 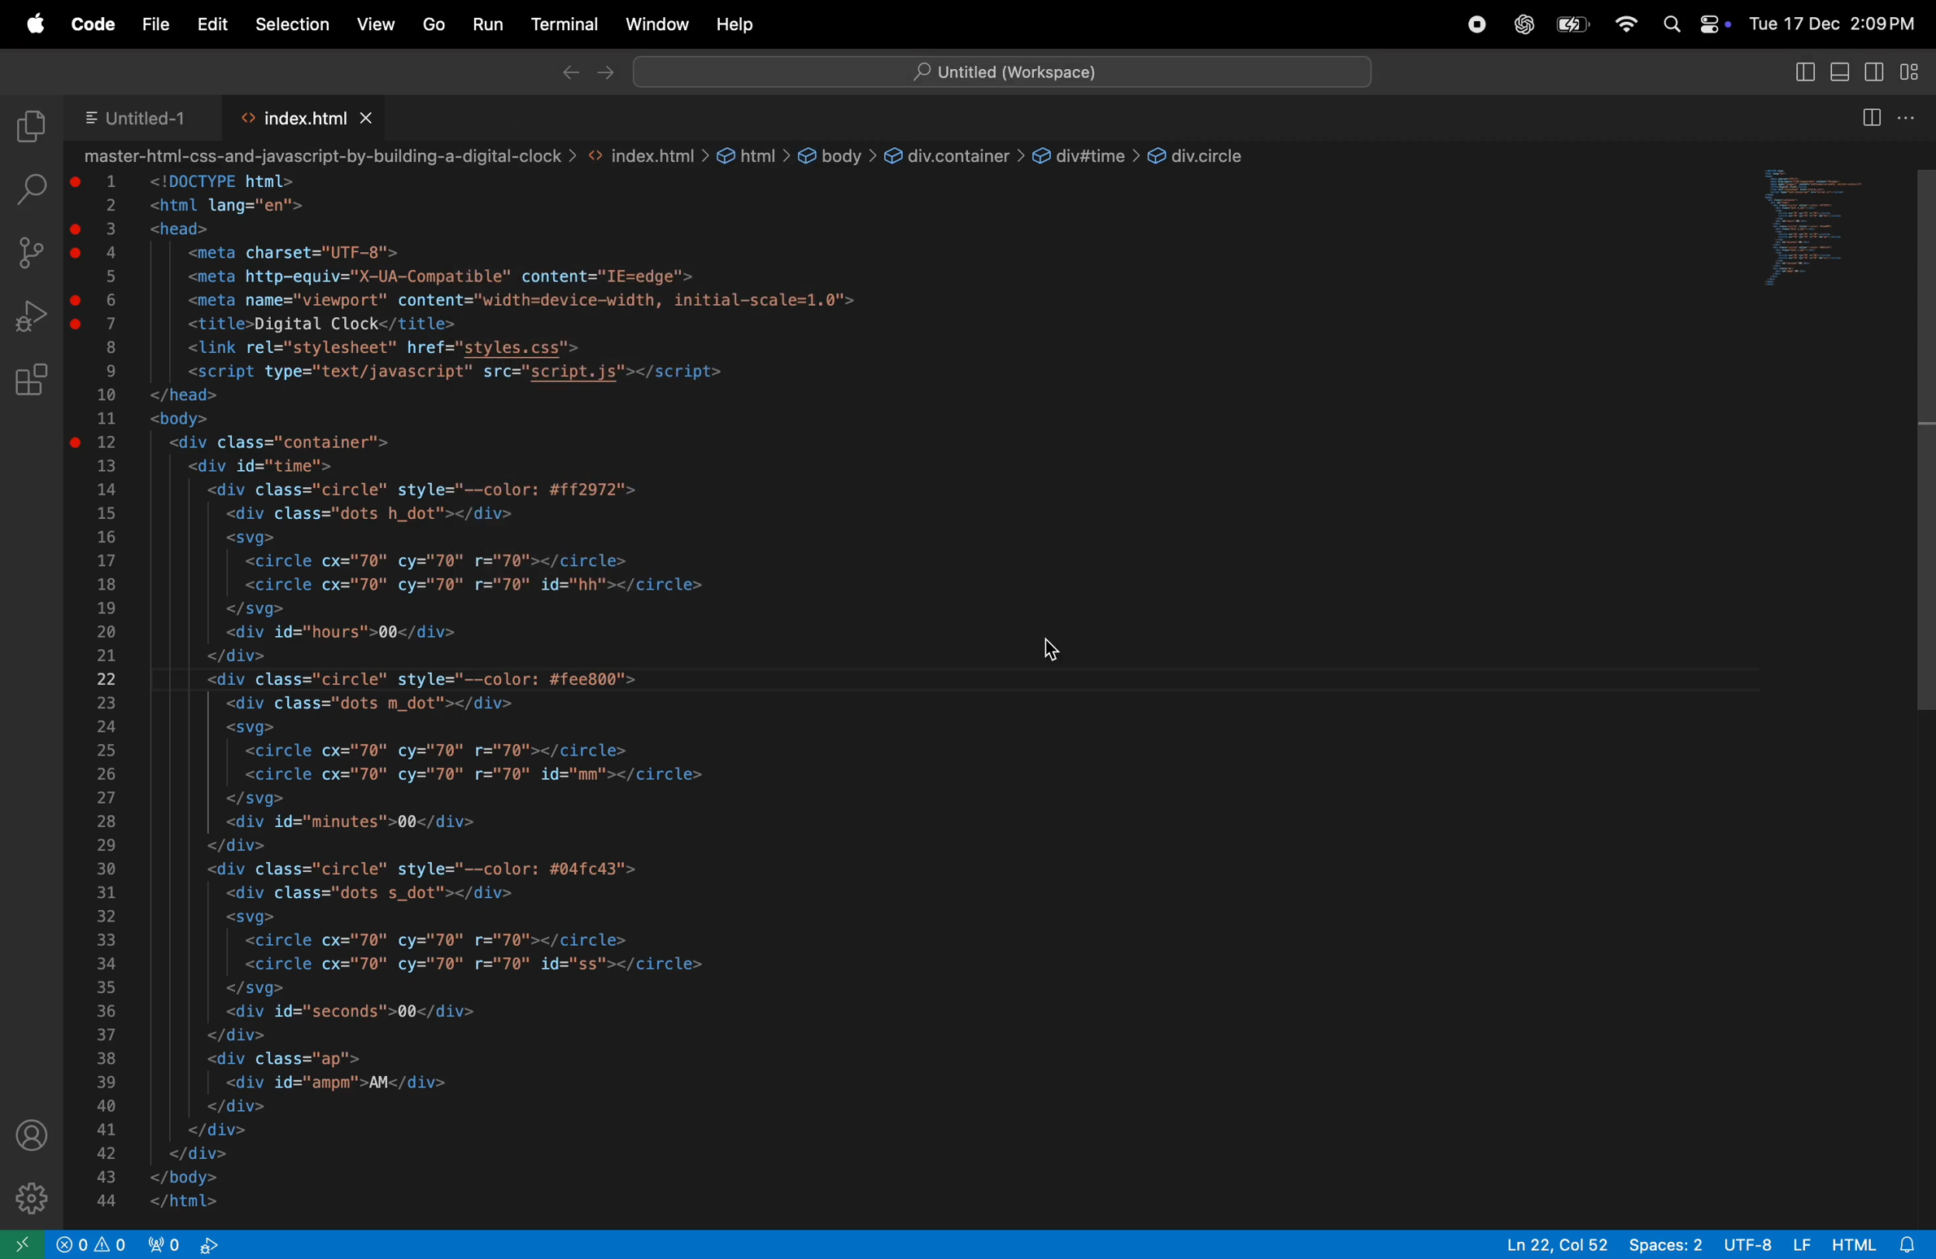 What do you see at coordinates (669, 157) in the screenshot?
I see `-html-css-and-javascript-by-building-a-digital-clock > <> index.html > € html > @ body > © div.container > @ div#time > @ div.circle` at bounding box center [669, 157].